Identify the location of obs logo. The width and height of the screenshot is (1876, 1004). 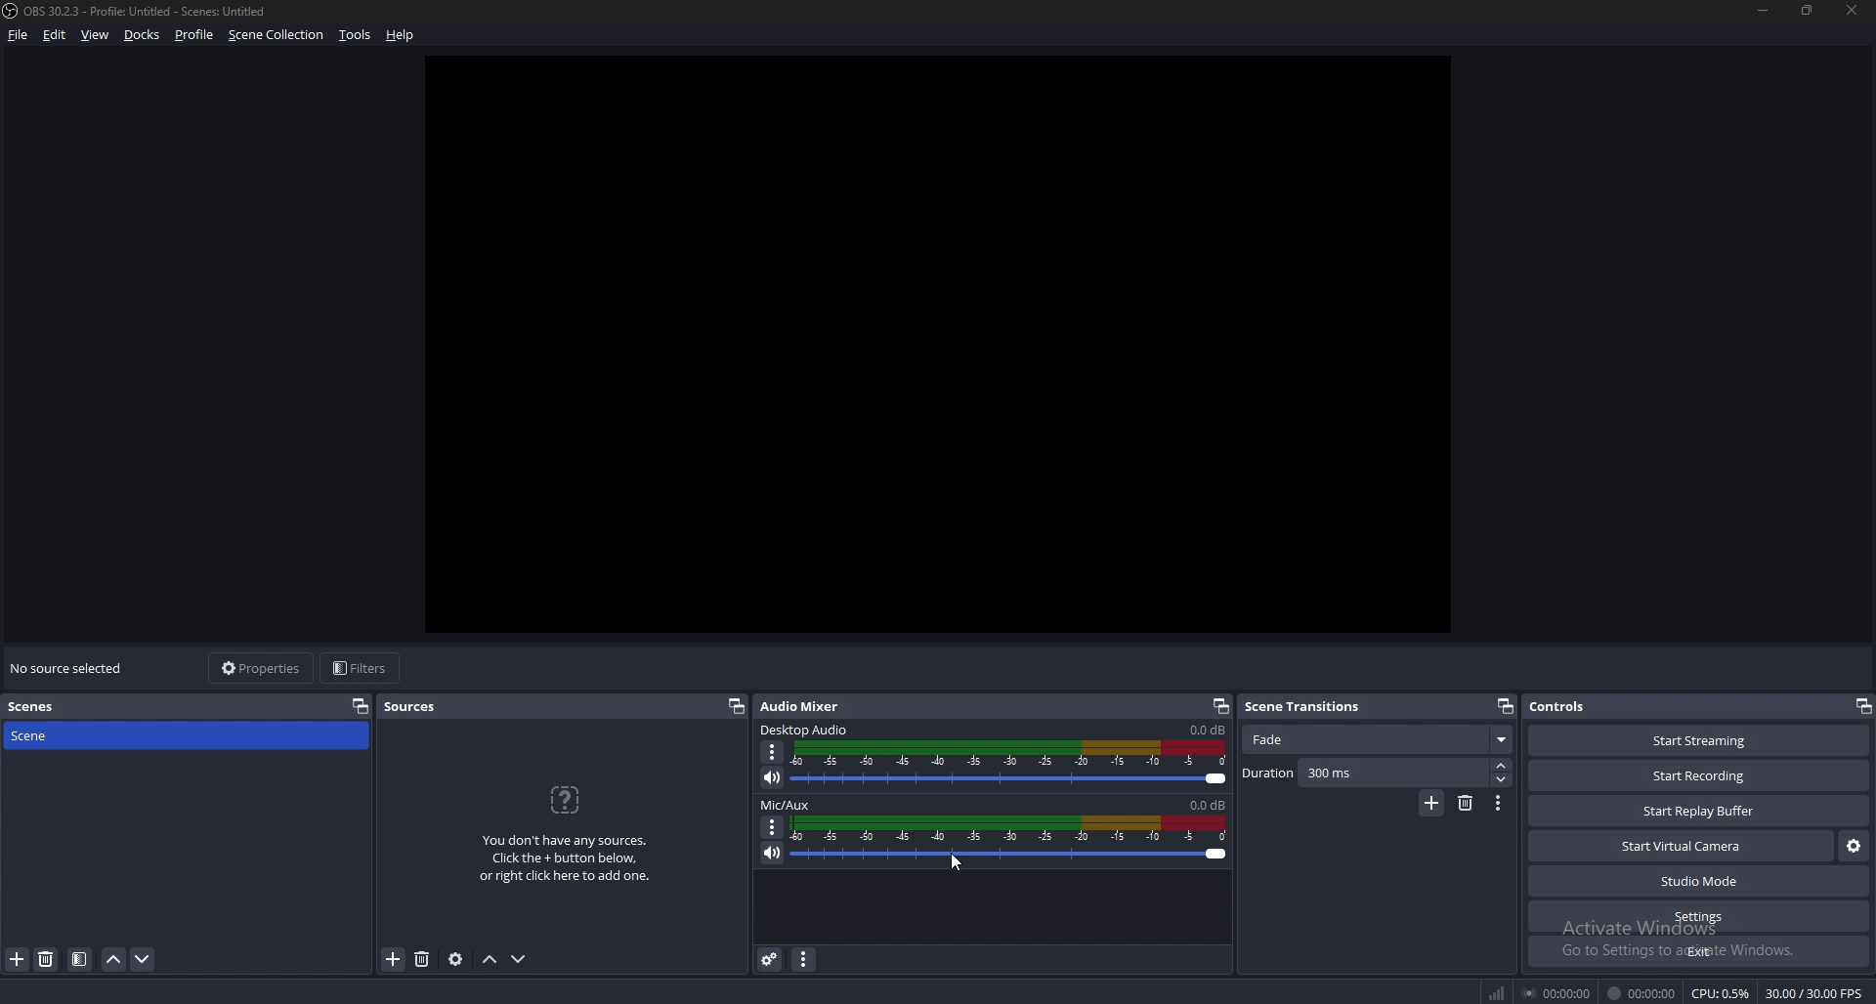
(12, 10).